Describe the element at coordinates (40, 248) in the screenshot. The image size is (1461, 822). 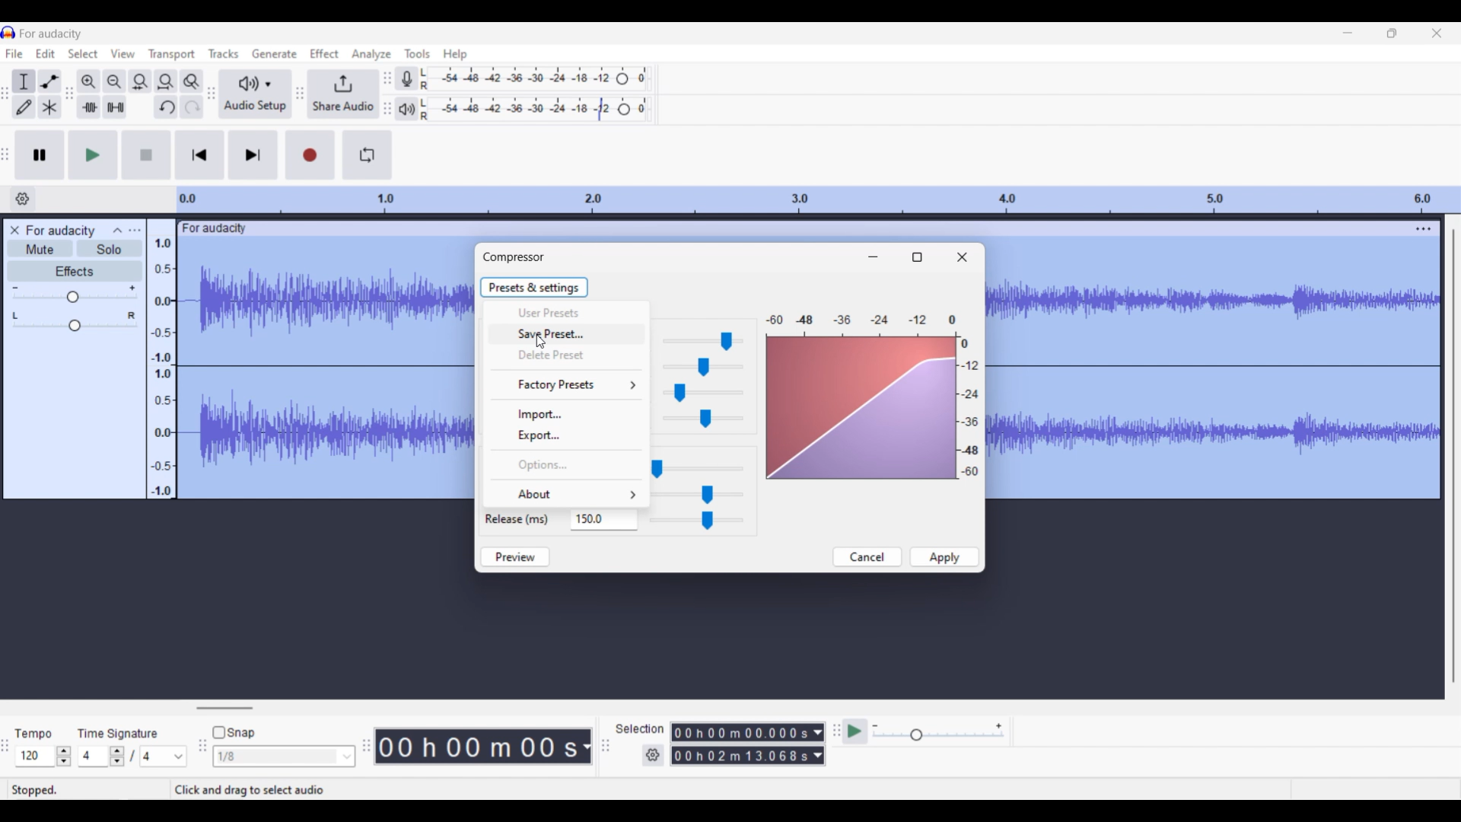
I see `Mute` at that location.